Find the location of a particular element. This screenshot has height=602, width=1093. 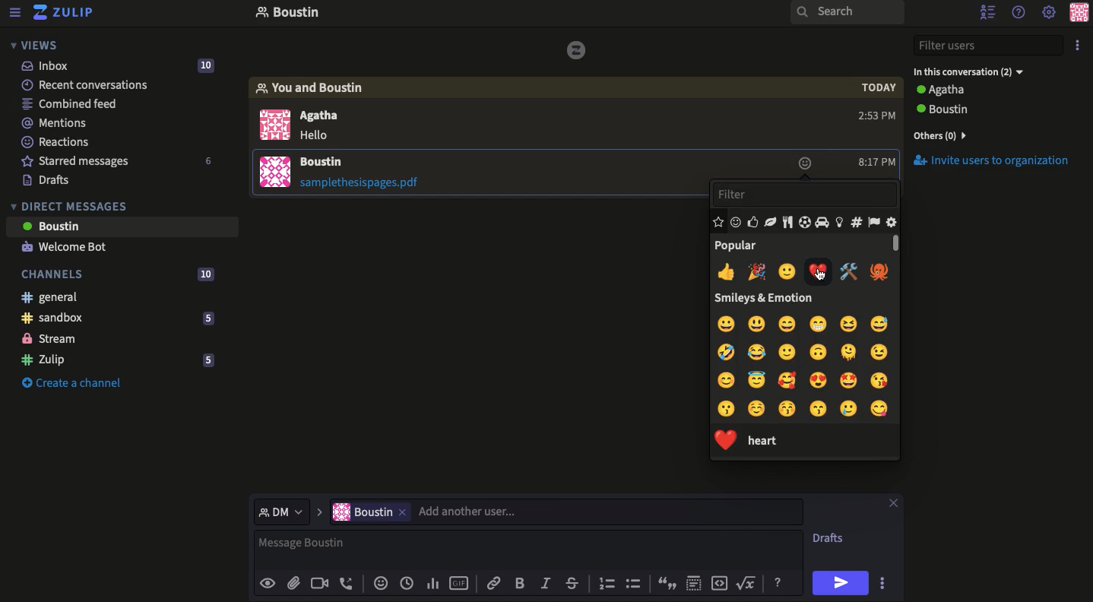

Reactions is located at coordinates (57, 144).